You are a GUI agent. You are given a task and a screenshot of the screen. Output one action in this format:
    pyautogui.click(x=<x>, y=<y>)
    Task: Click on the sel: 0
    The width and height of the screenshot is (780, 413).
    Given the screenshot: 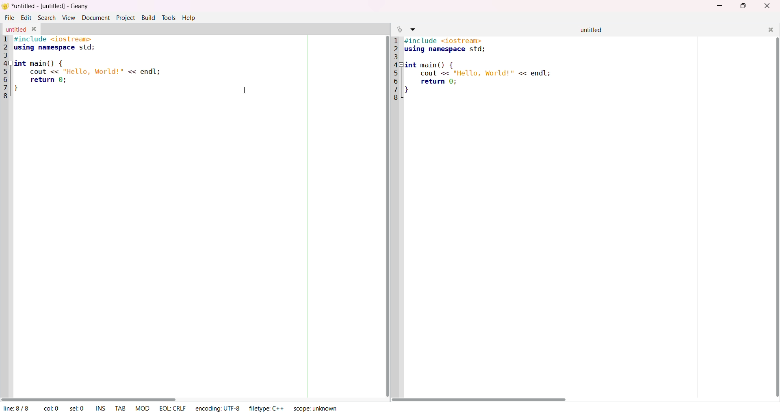 What is the action you would take?
    pyautogui.click(x=78, y=408)
    